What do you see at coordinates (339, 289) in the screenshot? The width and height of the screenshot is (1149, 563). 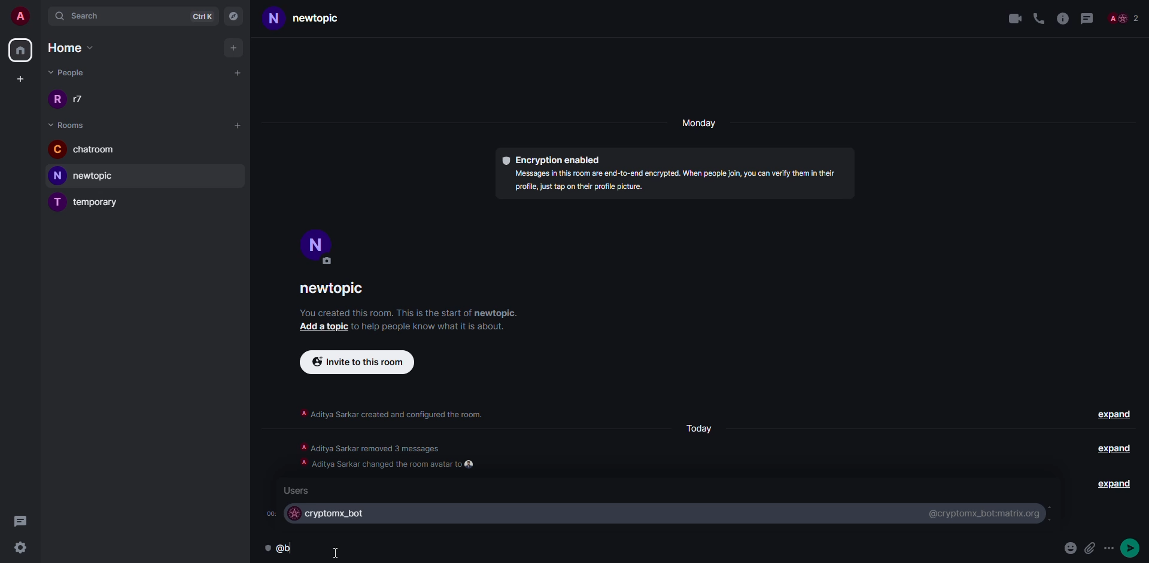 I see `newtopic` at bounding box center [339, 289].